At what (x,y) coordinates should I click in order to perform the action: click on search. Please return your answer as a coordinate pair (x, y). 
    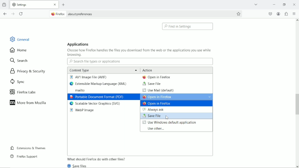
    Looking at the image, I should click on (20, 60).